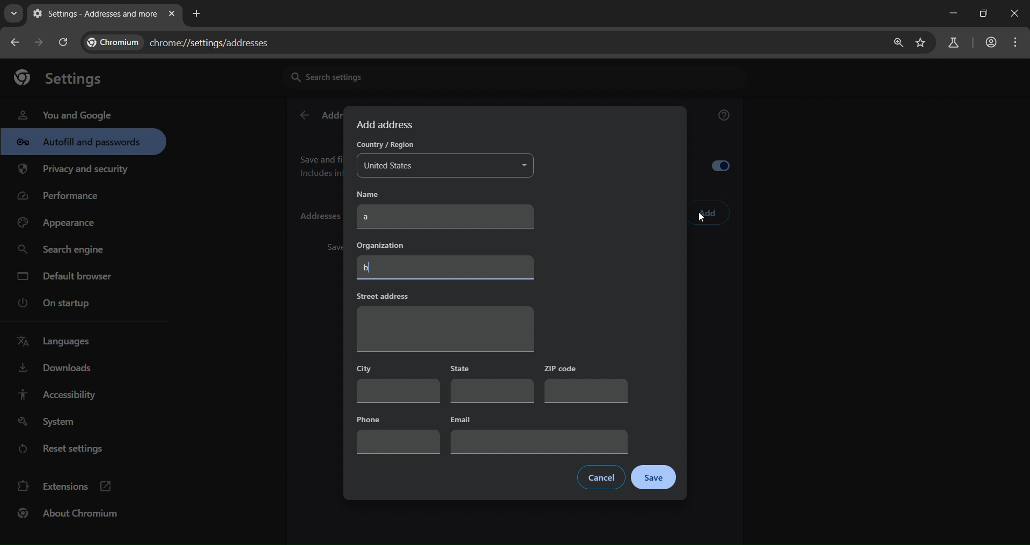 The image size is (1030, 545). I want to click on cursor, so click(702, 220).